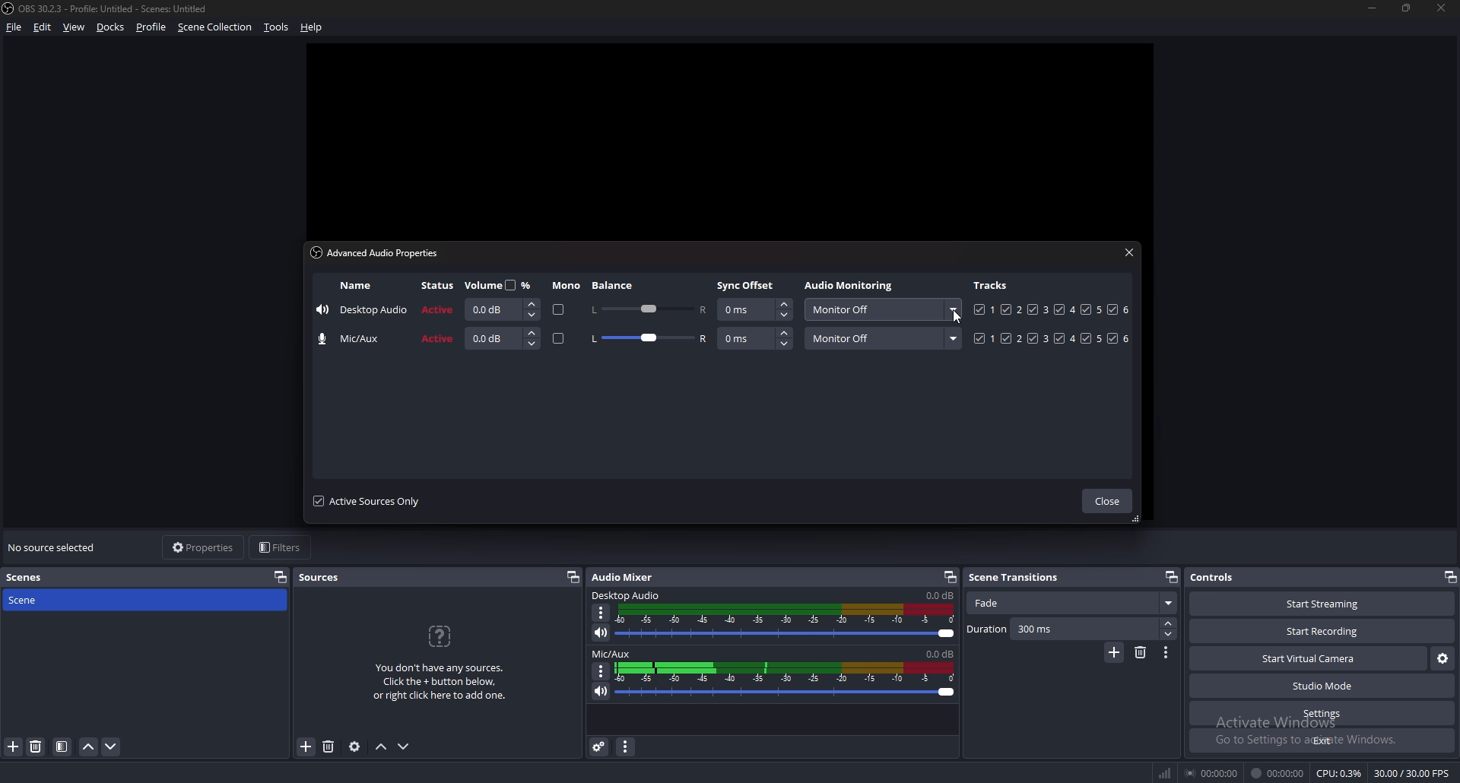 This screenshot has height=783, width=1460. Describe the element at coordinates (599, 691) in the screenshot. I see `mute` at that location.